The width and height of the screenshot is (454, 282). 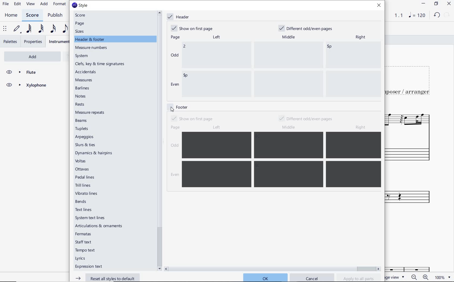 What do you see at coordinates (193, 28) in the screenshot?
I see `show on first page` at bounding box center [193, 28].